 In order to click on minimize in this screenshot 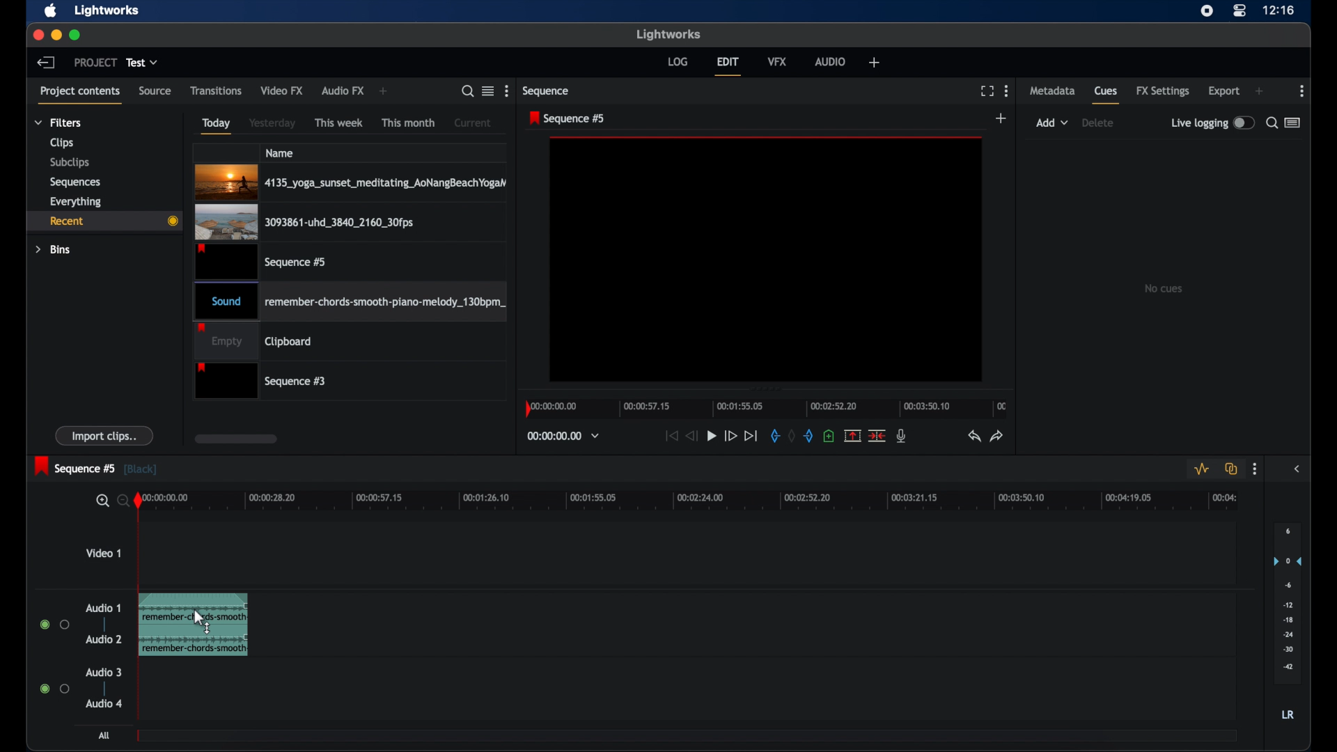, I will do `click(56, 35)`.